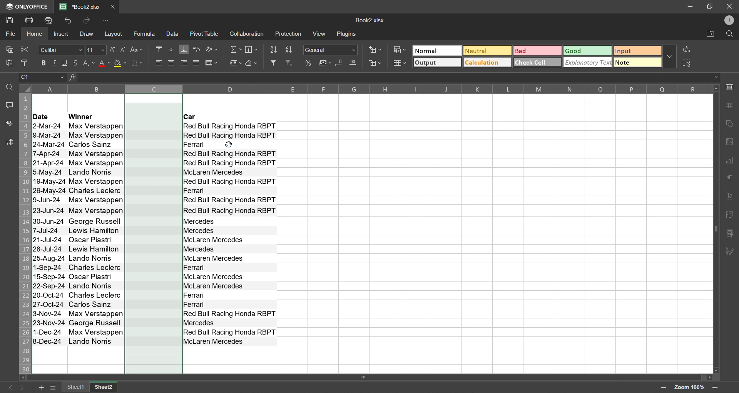 The width and height of the screenshot is (739, 393). Describe the element at coordinates (10, 89) in the screenshot. I see `find` at that location.